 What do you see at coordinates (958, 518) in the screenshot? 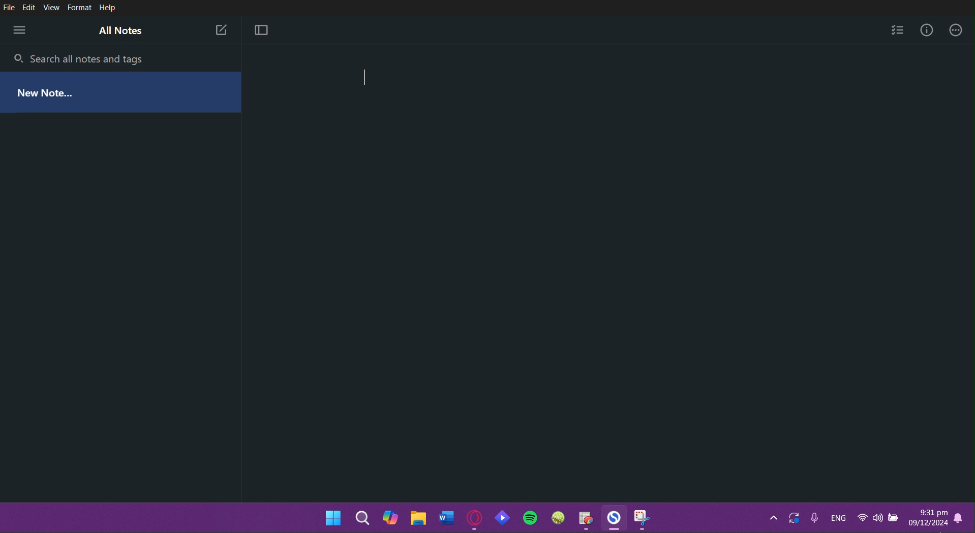
I see `notification` at bounding box center [958, 518].